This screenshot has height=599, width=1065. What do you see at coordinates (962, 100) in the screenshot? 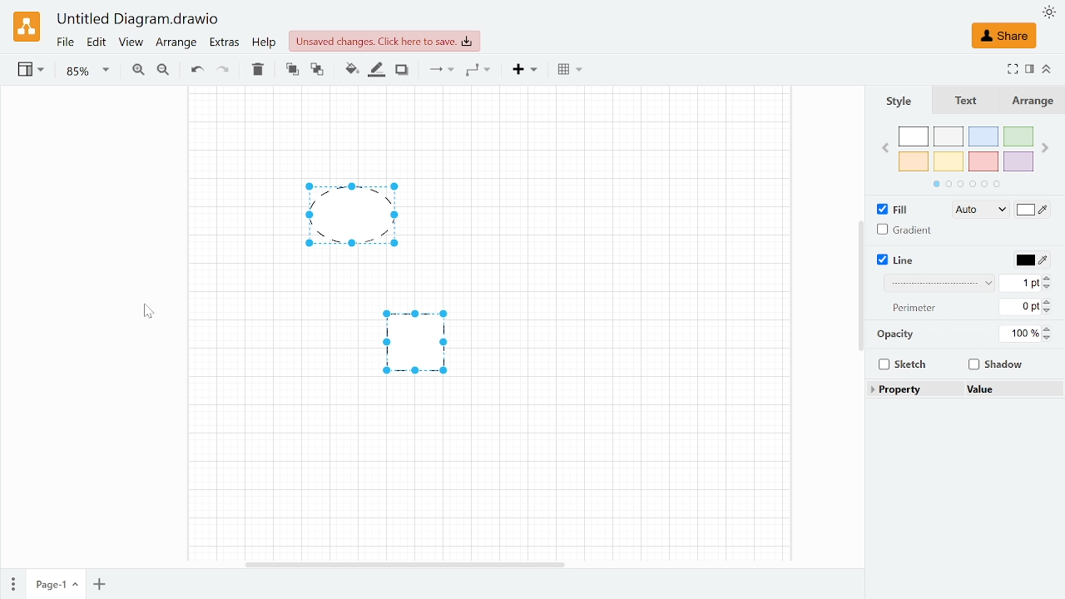
I see `text` at bounding box center [962, 100].